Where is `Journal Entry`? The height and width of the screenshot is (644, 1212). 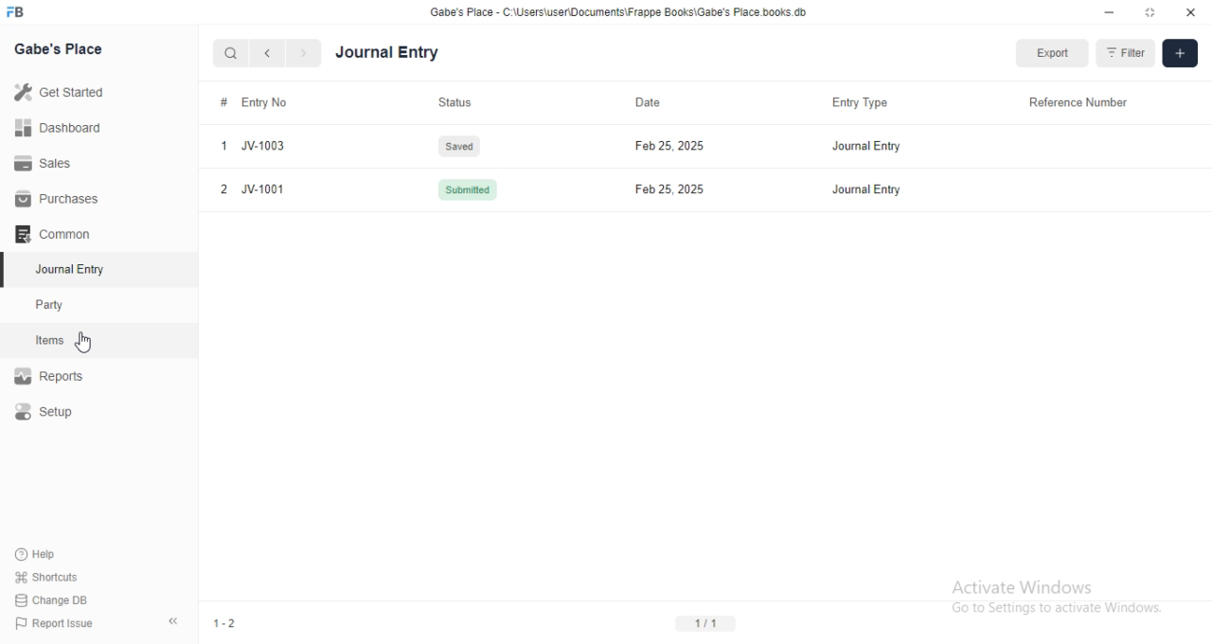 Journal Entry is located at coordinates (430, 53).